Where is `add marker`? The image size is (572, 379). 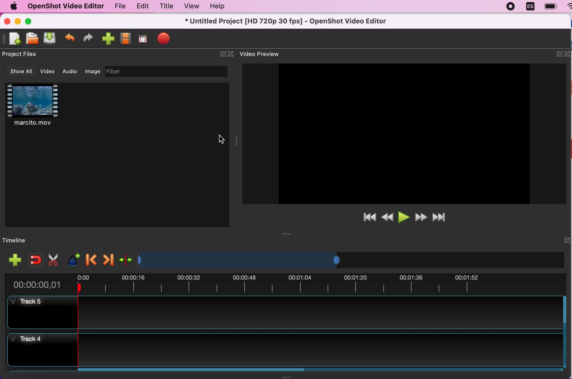 add marker is located at coordinates (74, 259).